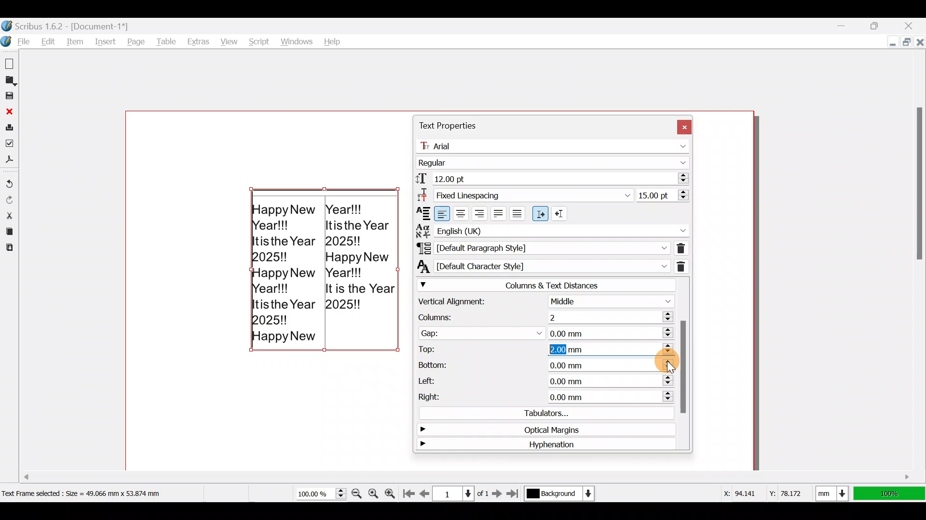  I want to click on Extras, so click(199, 41).